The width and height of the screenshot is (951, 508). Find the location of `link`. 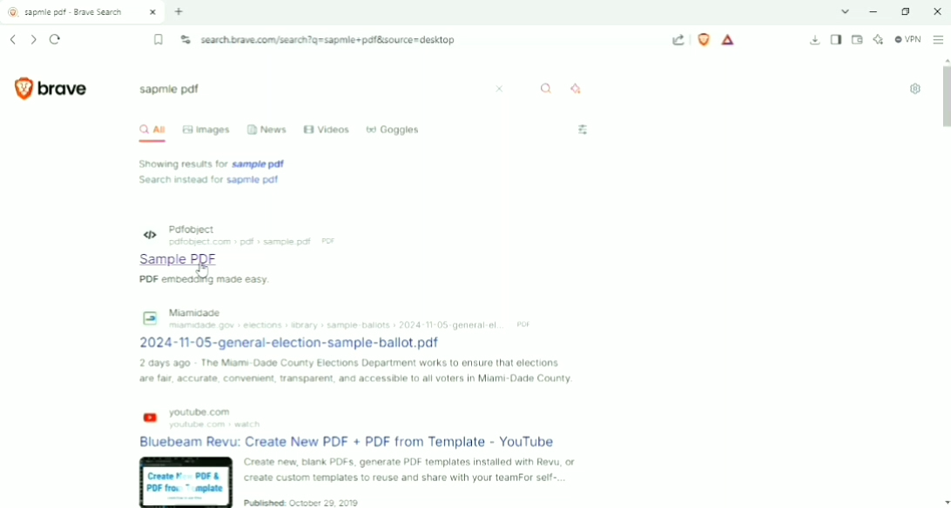

link is located at coordinates (359, 443).